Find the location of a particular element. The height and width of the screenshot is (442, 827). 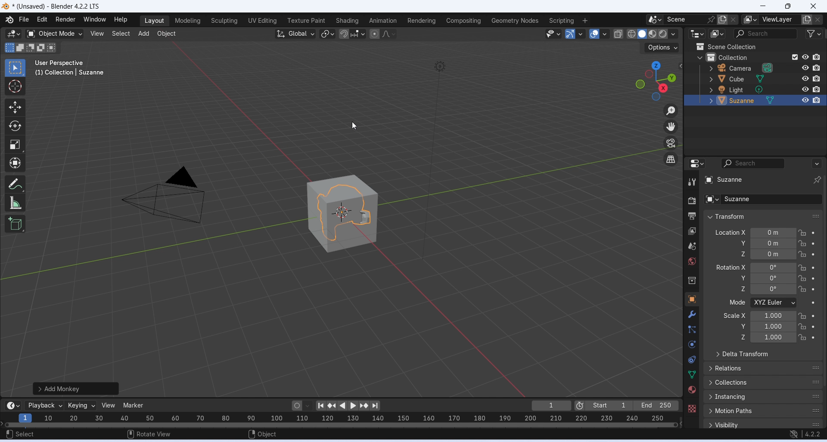

new scene is located at coordinates (723, 20).